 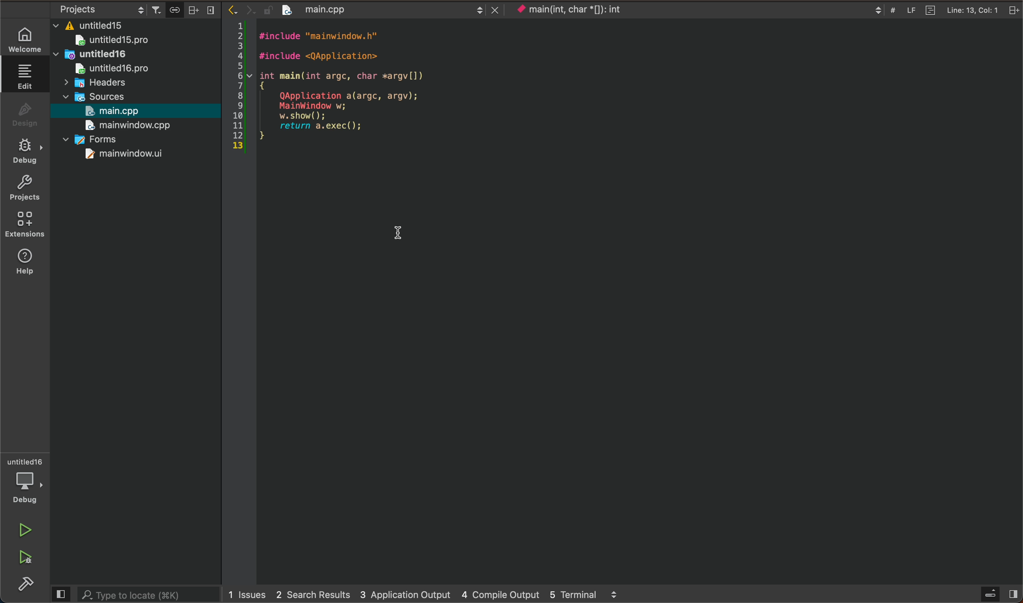 What do you see at coordinates (25, 35) in the screenshot?
I see `welcome` at bounding box center [25, 35].